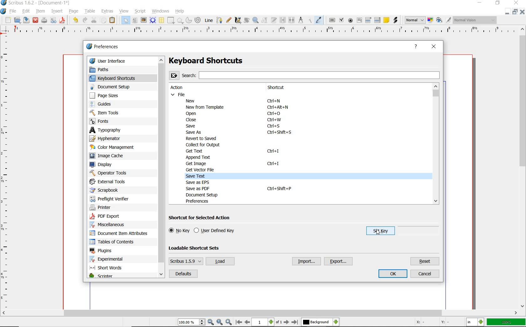 This screenshot has height=327, width=526. Describe the element at coordinates (180, 88) in the screenshot. I see `action` at that location.